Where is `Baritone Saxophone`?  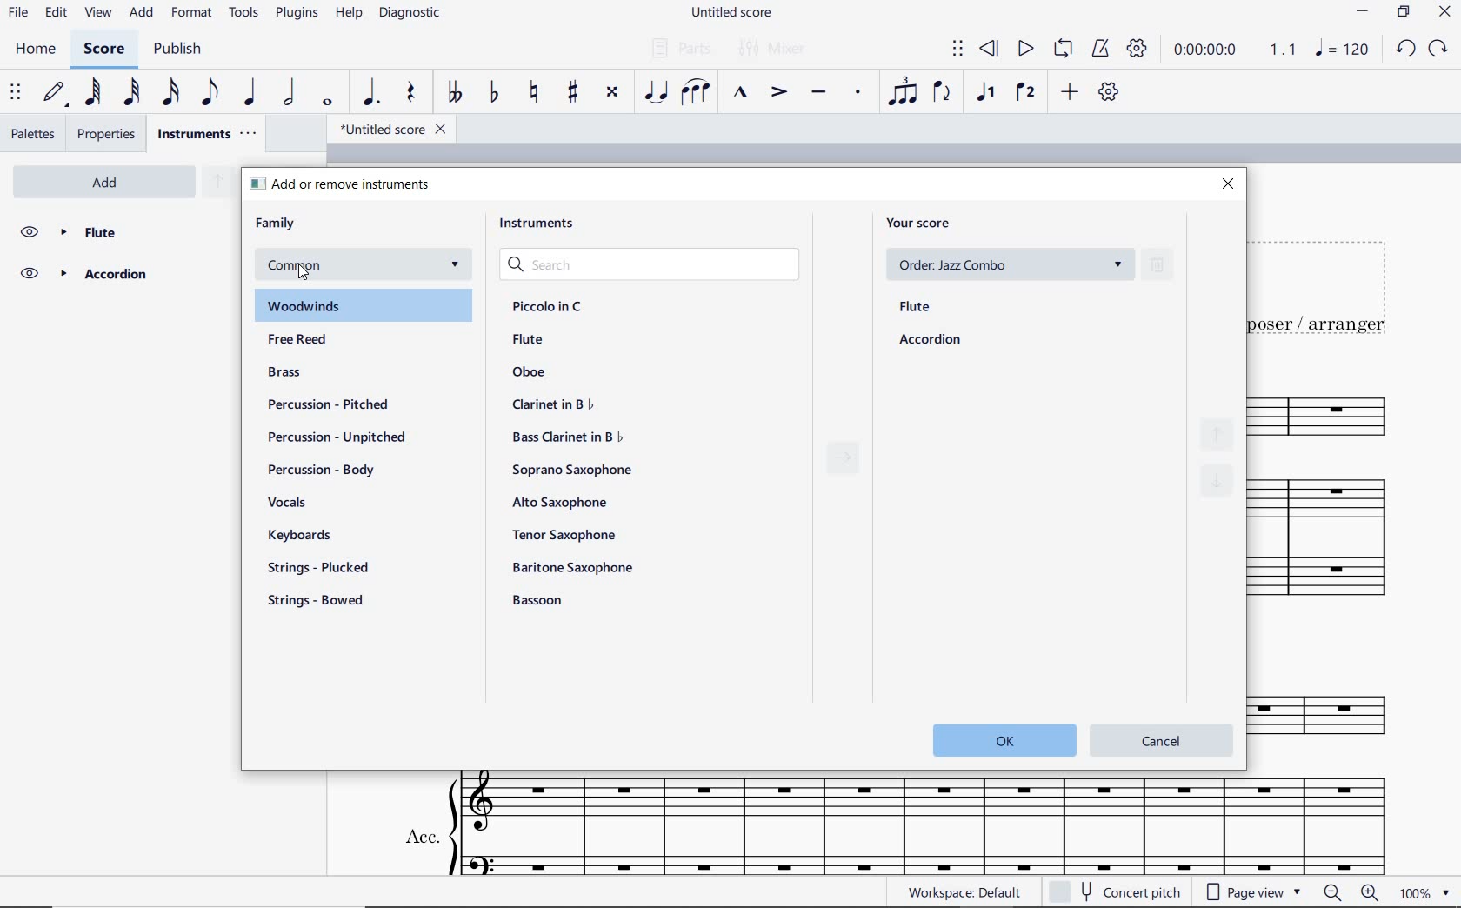 Baritone Saxophone is located at coordinates (574, 567).